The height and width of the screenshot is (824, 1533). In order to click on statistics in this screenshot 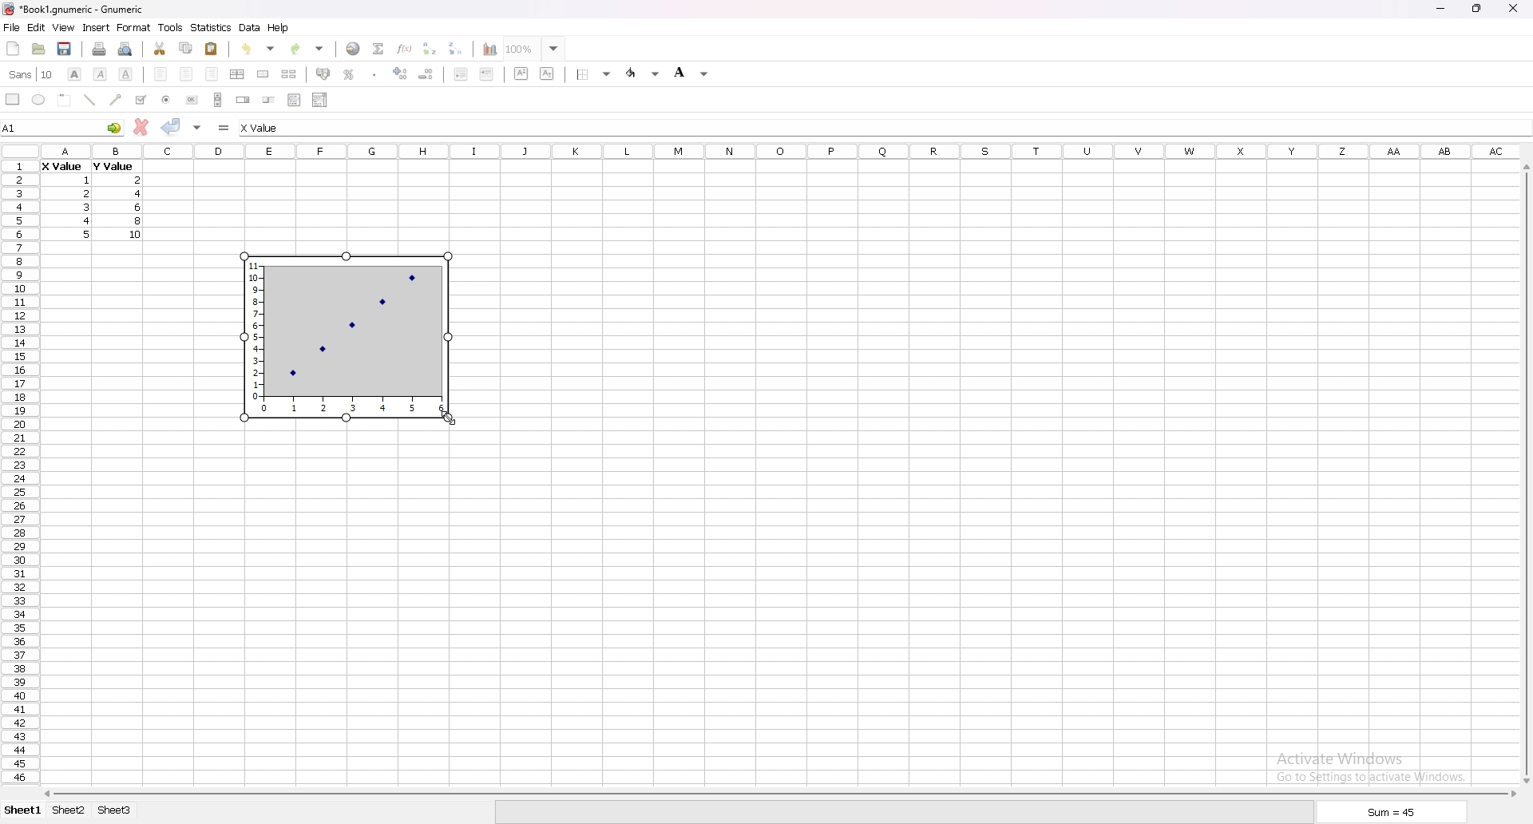, I will do `click(212, 27)`.